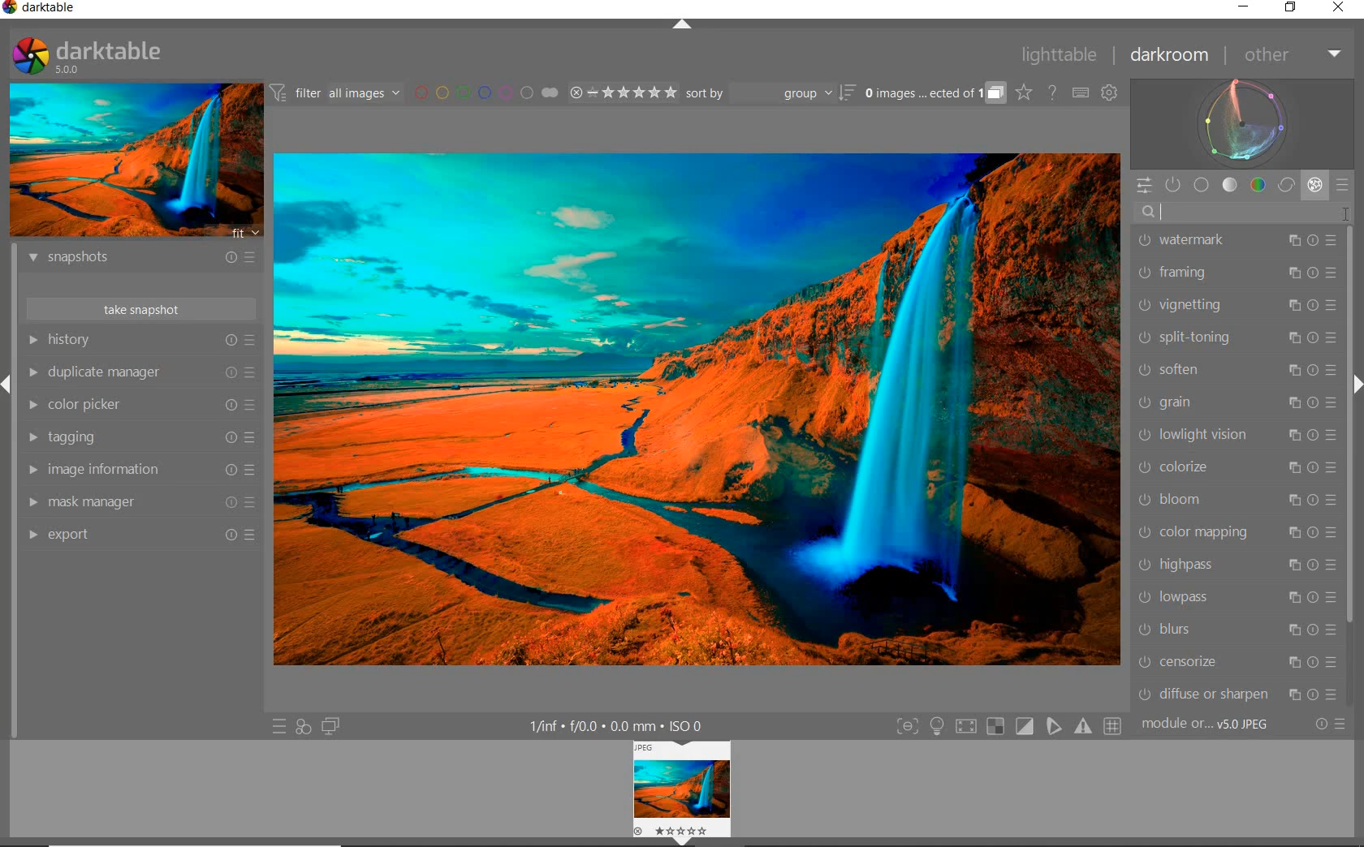 Image resolution: width=1364 pixels, height=847 pixels. I want to click on SEARCH MODULE BY NAME, so click(1241, 213).